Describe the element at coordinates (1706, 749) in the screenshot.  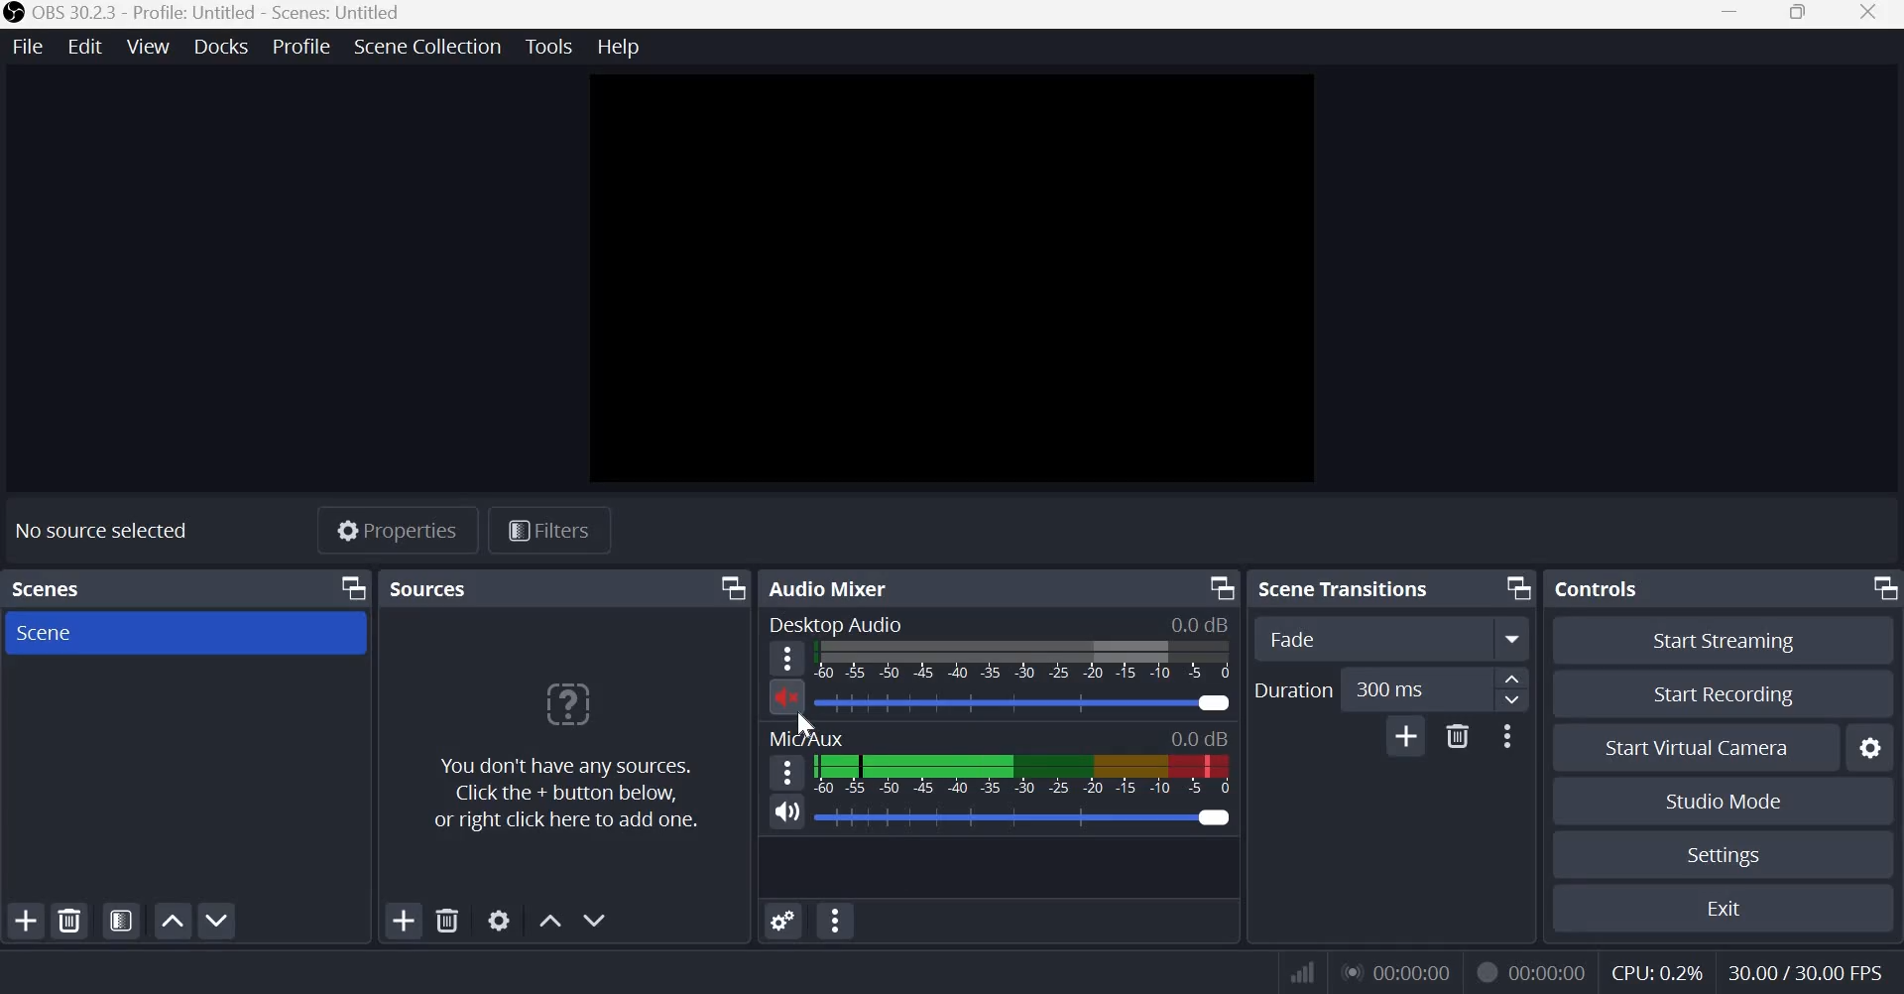
I see `Start Virtual Camera` at that location.